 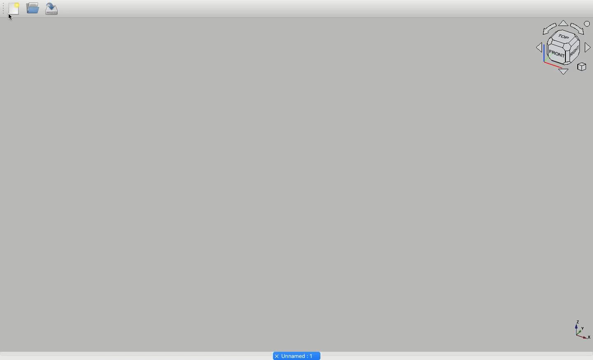 What do you see at coordinates (32, 10) in the screenshot?
I see `Open` at bounding box center [32, 10].